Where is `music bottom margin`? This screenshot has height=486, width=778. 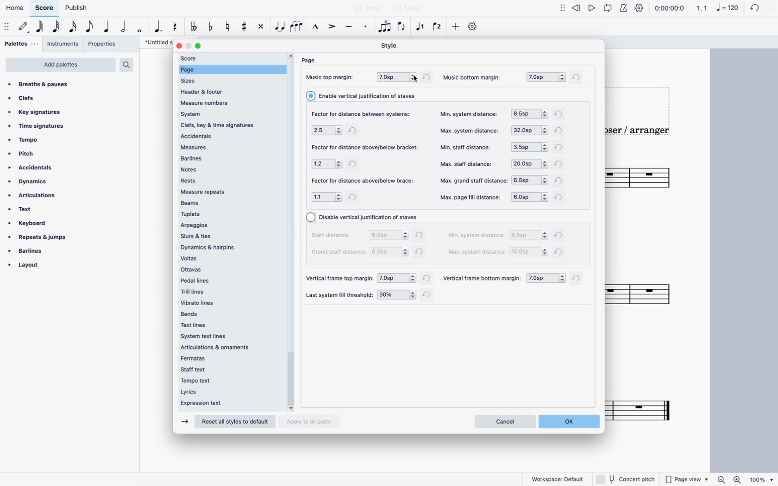 music bottom margin is located at coordinates (474, 77).